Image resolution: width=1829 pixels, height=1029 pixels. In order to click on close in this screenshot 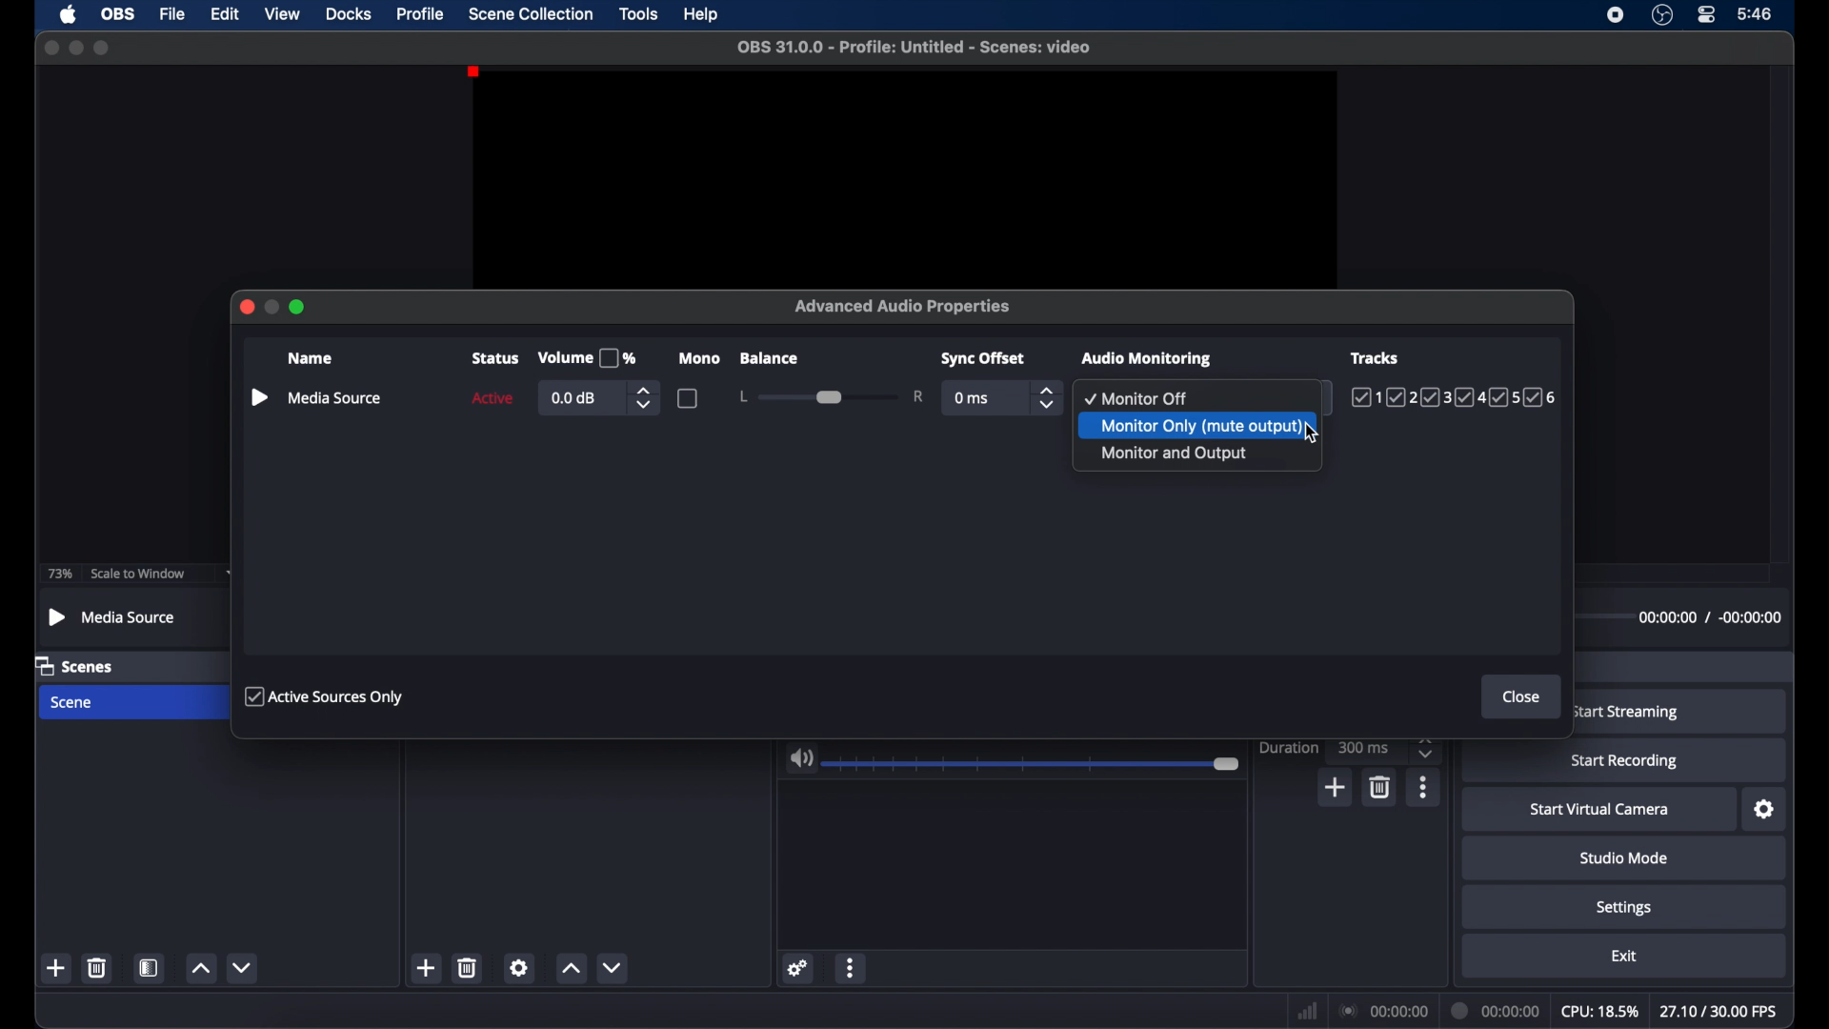, I will do `click(50, 48)`.